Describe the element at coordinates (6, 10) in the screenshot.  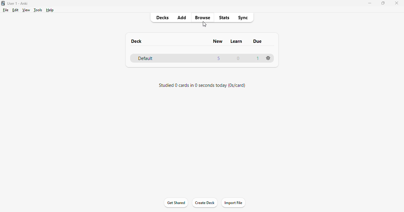
I see `file` at that location.